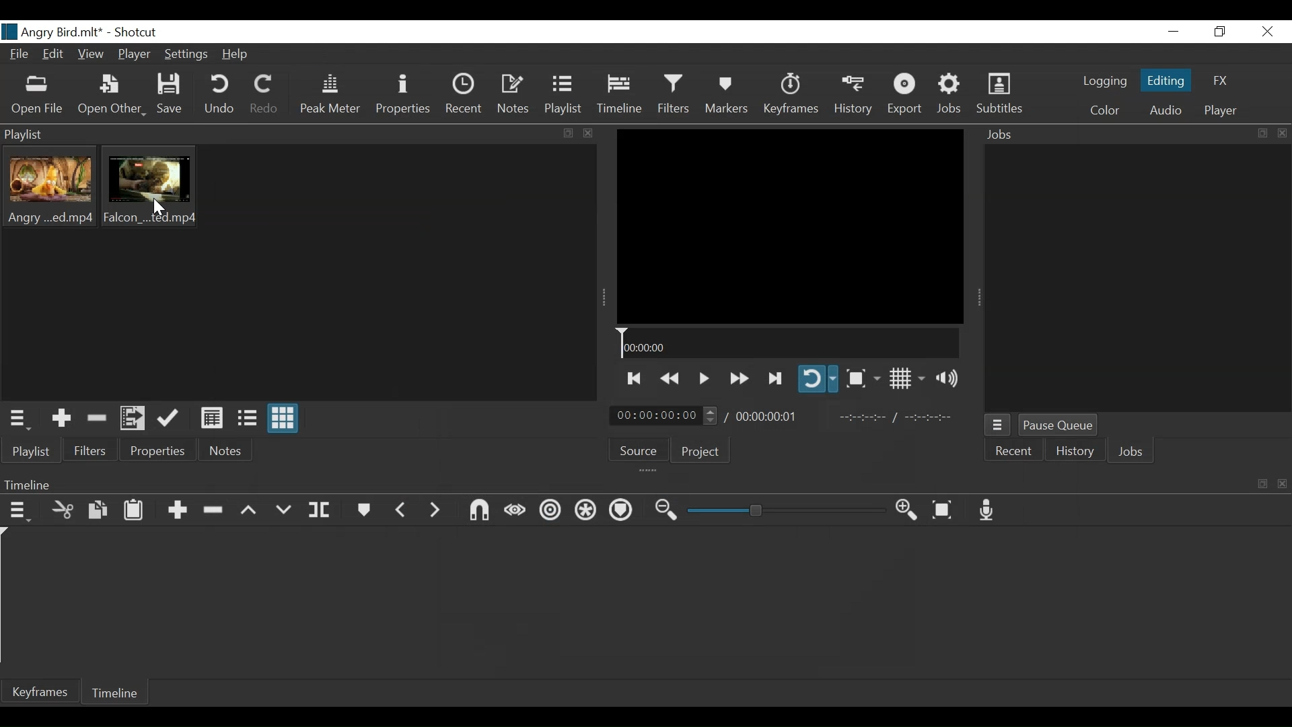 The image size is (1292, 727). What do you see at coordinates (517, 512) in the screenshot?
I see `Scrub while dragging` at bounding box center [517, 512].